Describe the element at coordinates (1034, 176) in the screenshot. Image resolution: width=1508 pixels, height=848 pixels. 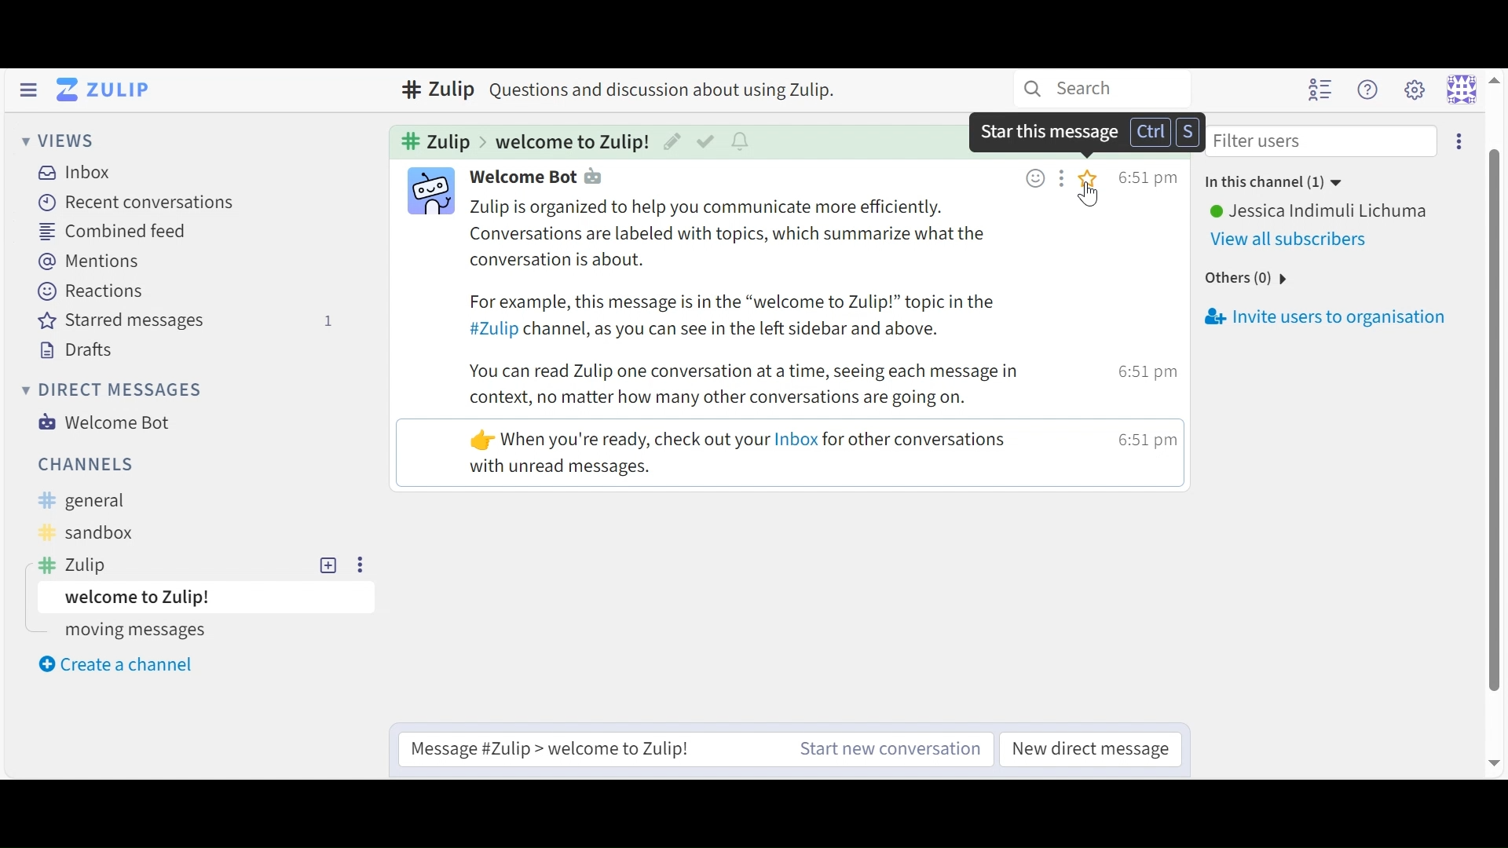
I see `Add emoji reaction` at that location.